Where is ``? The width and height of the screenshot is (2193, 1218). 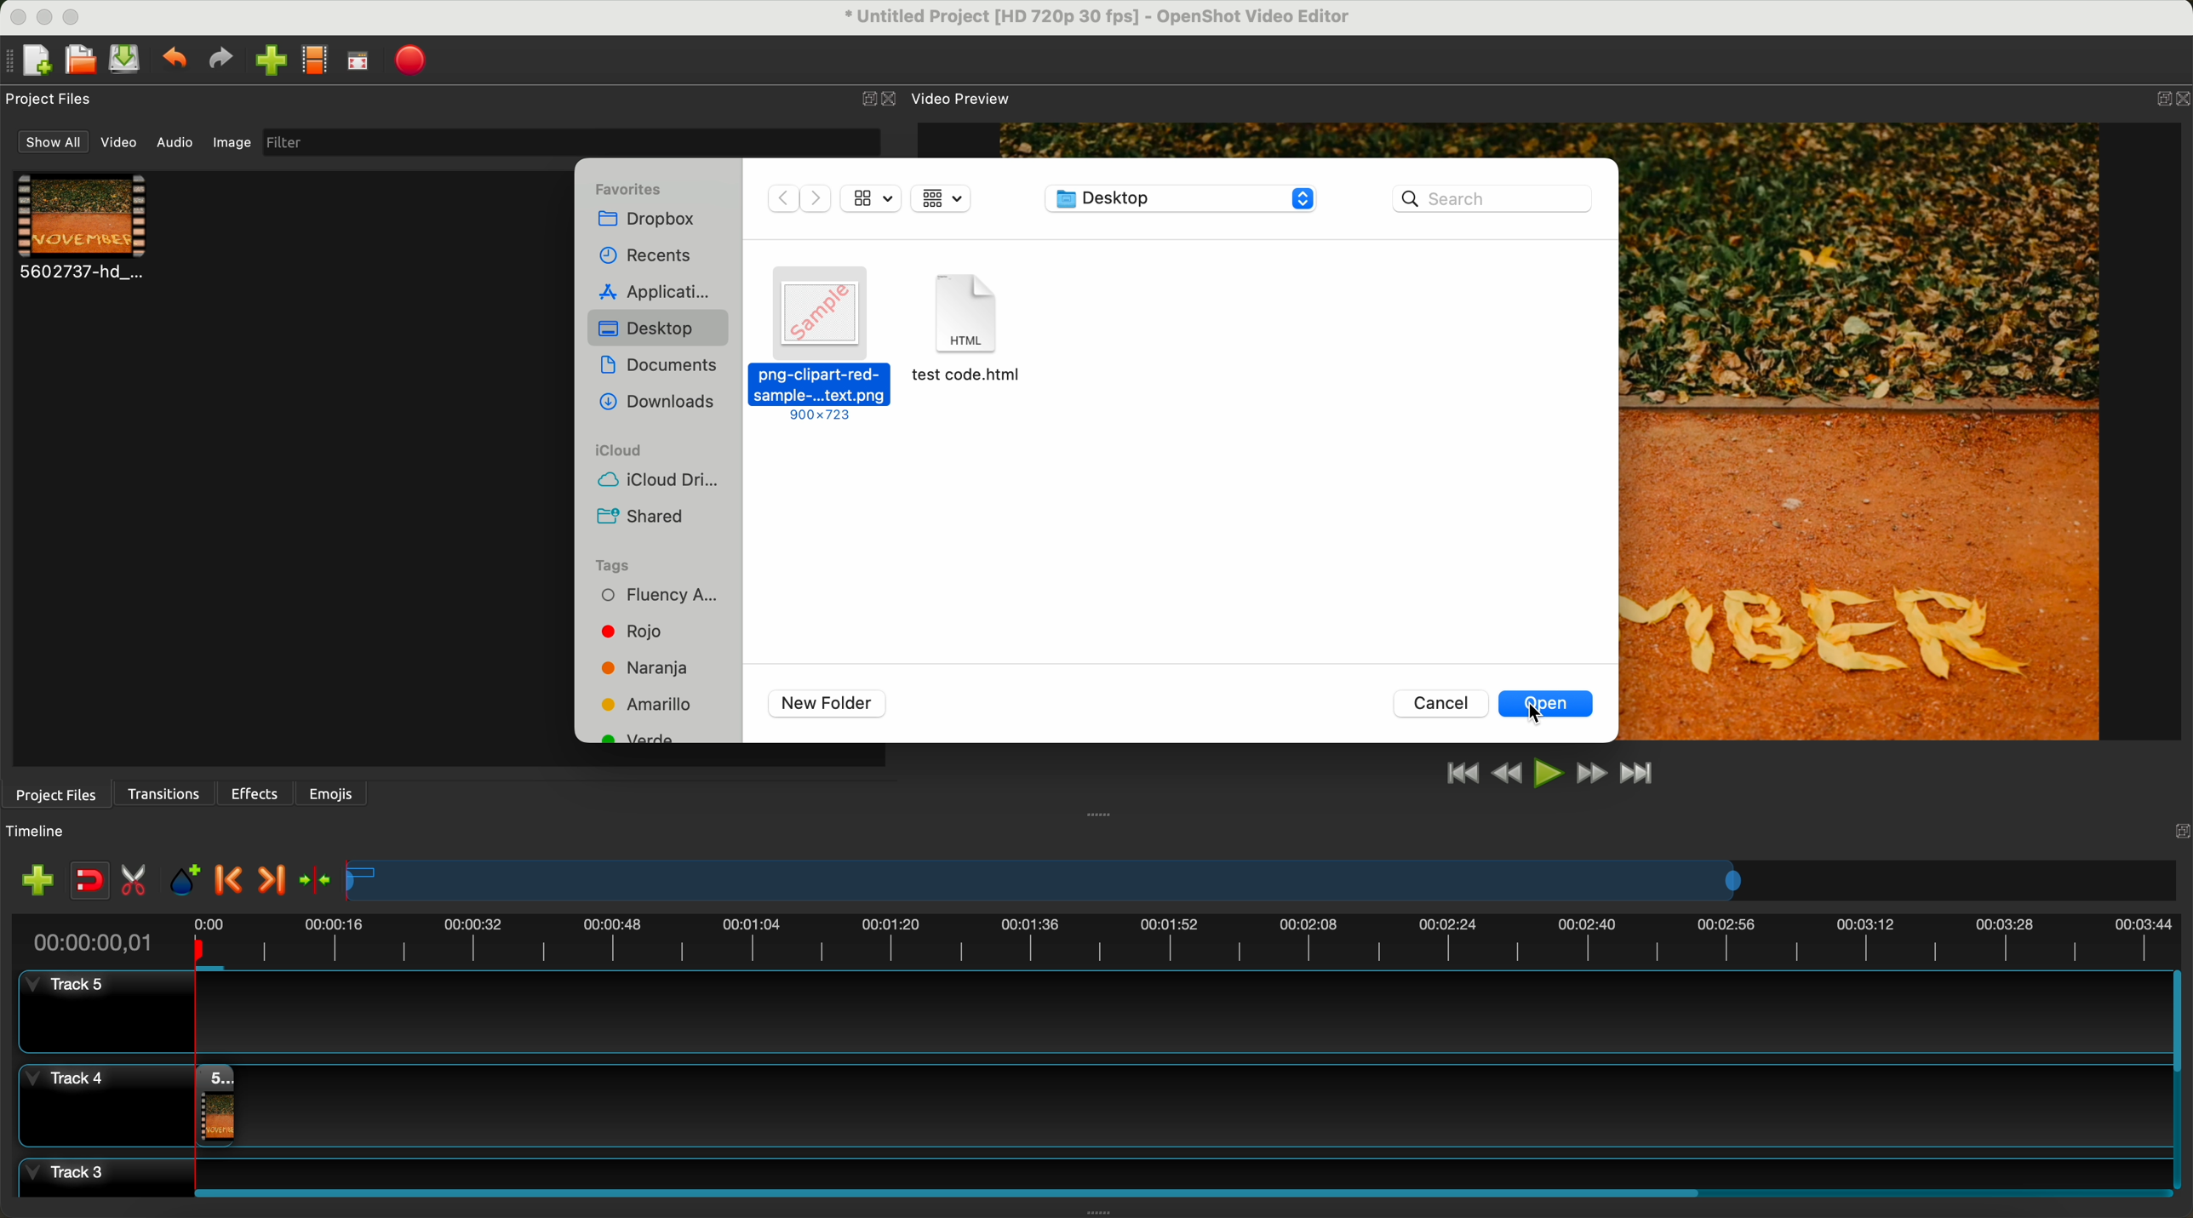
 is located at coordinates (2177, 829).